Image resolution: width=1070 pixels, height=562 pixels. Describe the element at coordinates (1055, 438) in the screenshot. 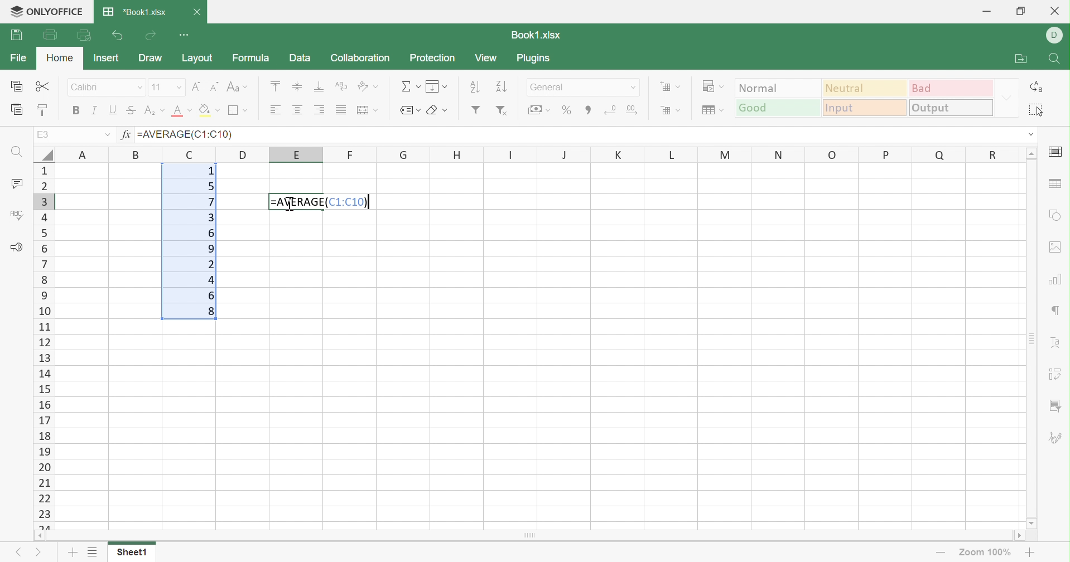

I see `Signature settings` at that location.